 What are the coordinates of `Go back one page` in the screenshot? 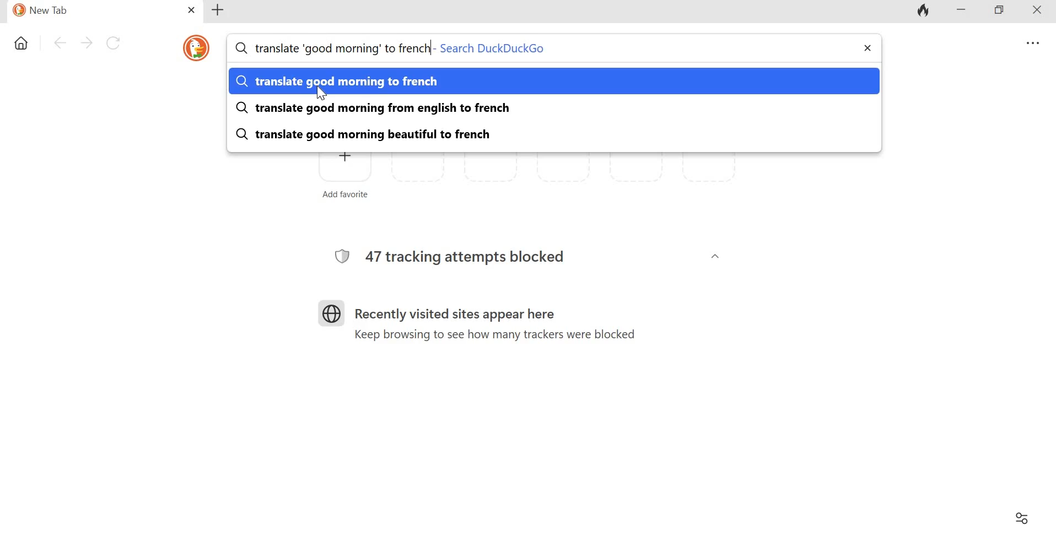 It's located at (57, 44).